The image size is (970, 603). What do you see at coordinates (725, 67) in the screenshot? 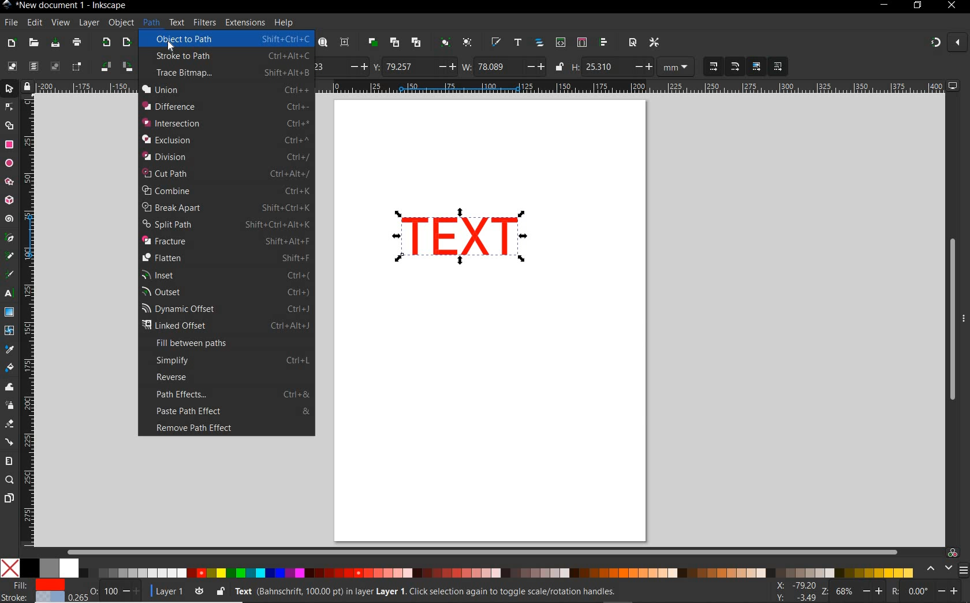
I see `SCALING` at bounding box center [725, 67].